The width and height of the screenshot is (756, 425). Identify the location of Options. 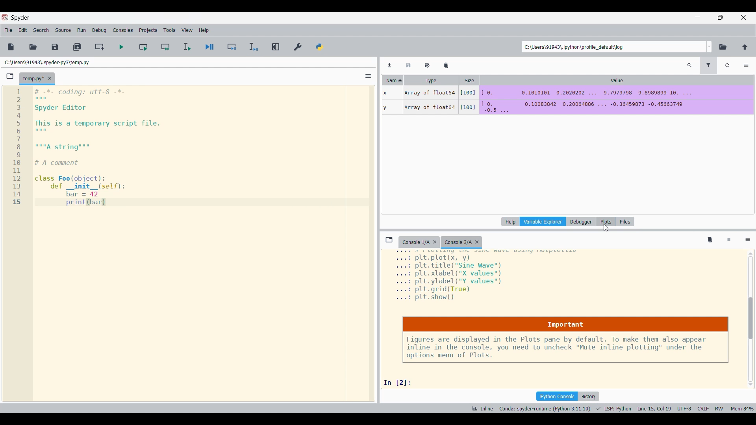
(369, 76).